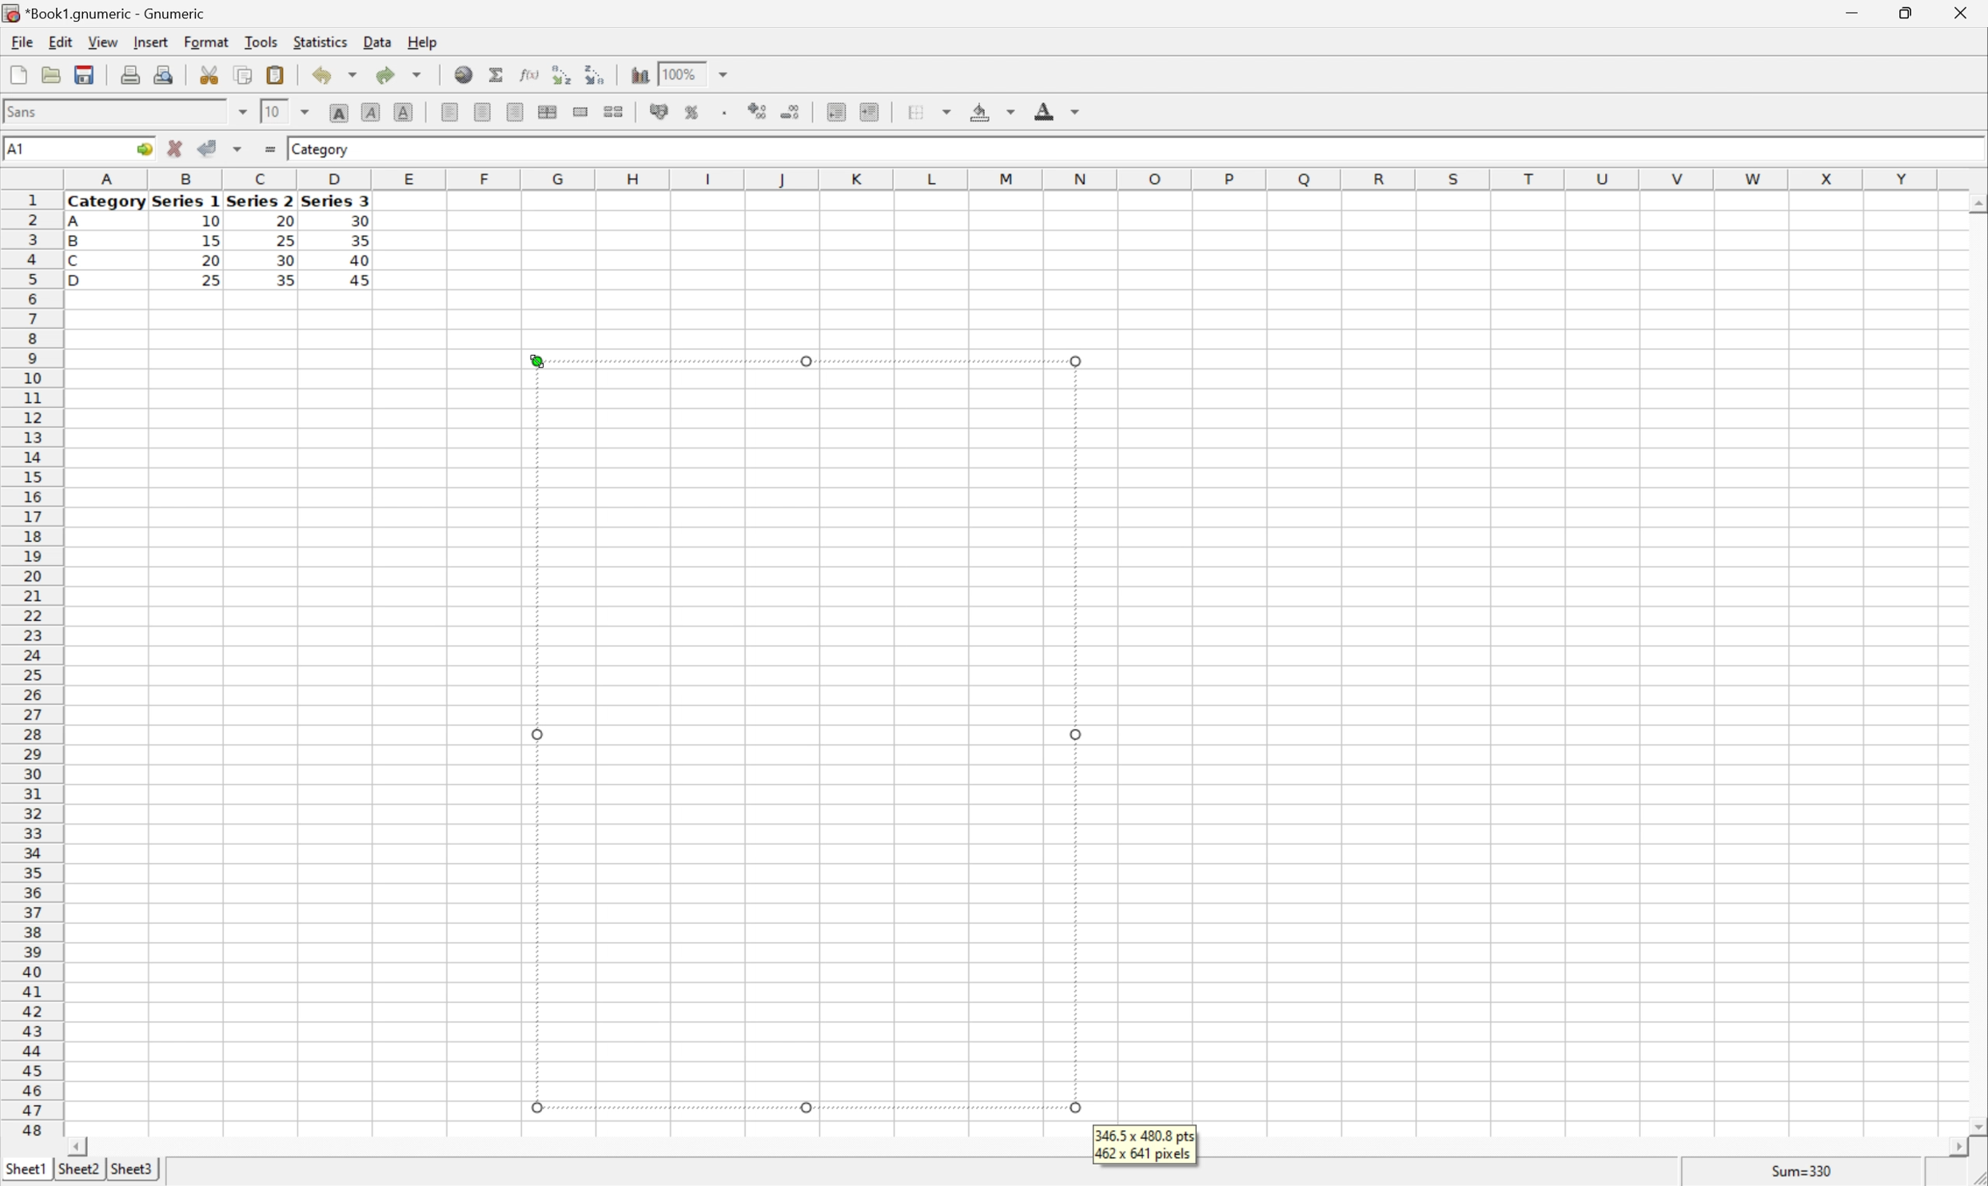 This screenshot has width=1988, height=1186. Describe the element at coordinates (340, 110) in the screenshot. I see `Bold` at that location.